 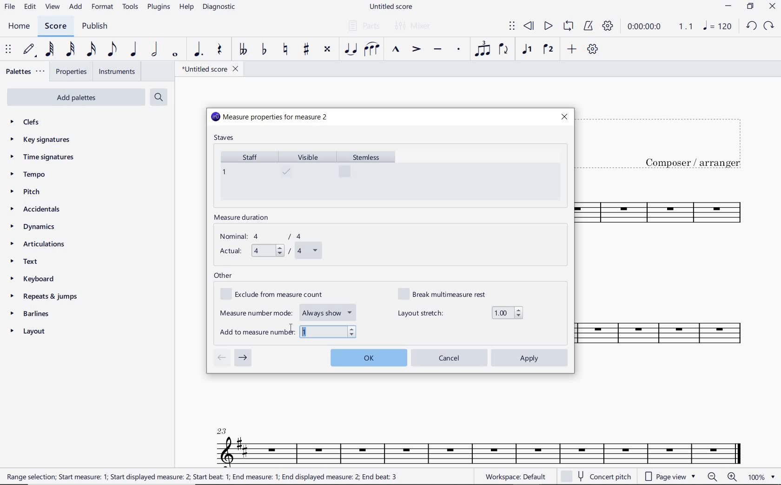 I want to click on TUPLET, so click(x=483, y=49).